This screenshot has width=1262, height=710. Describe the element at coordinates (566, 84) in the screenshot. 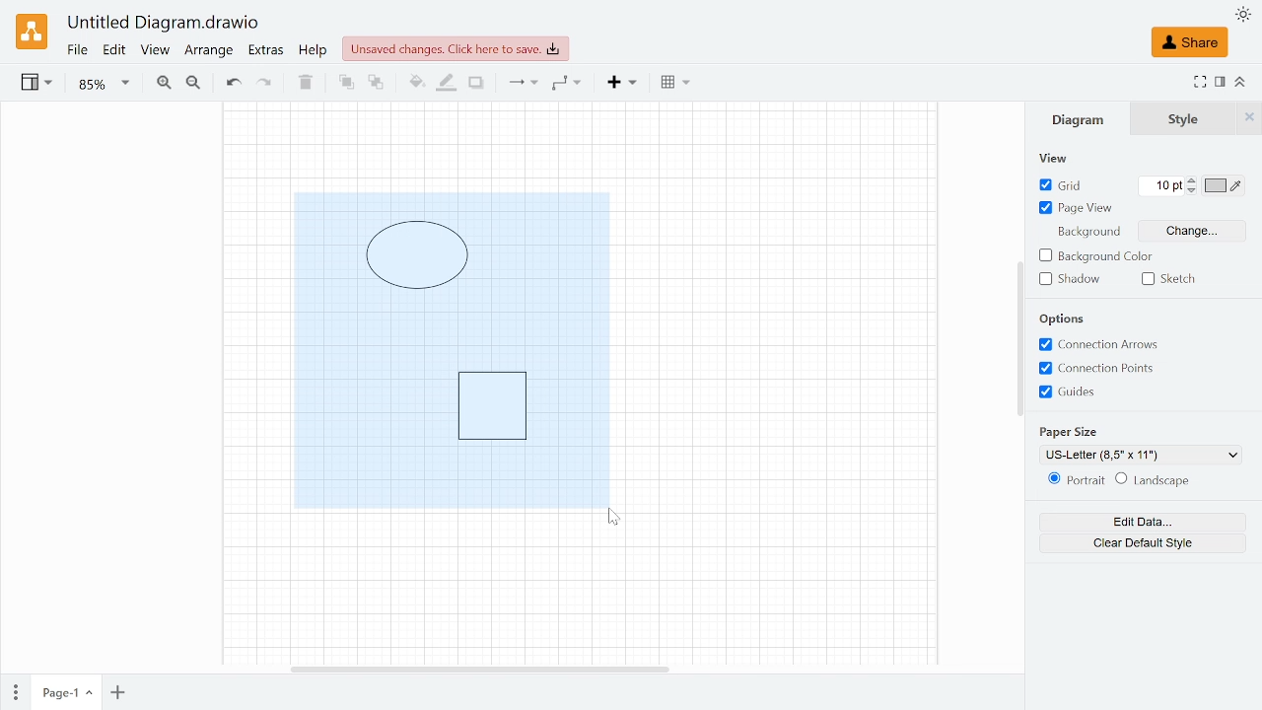

I see `Waypoints` at that location.